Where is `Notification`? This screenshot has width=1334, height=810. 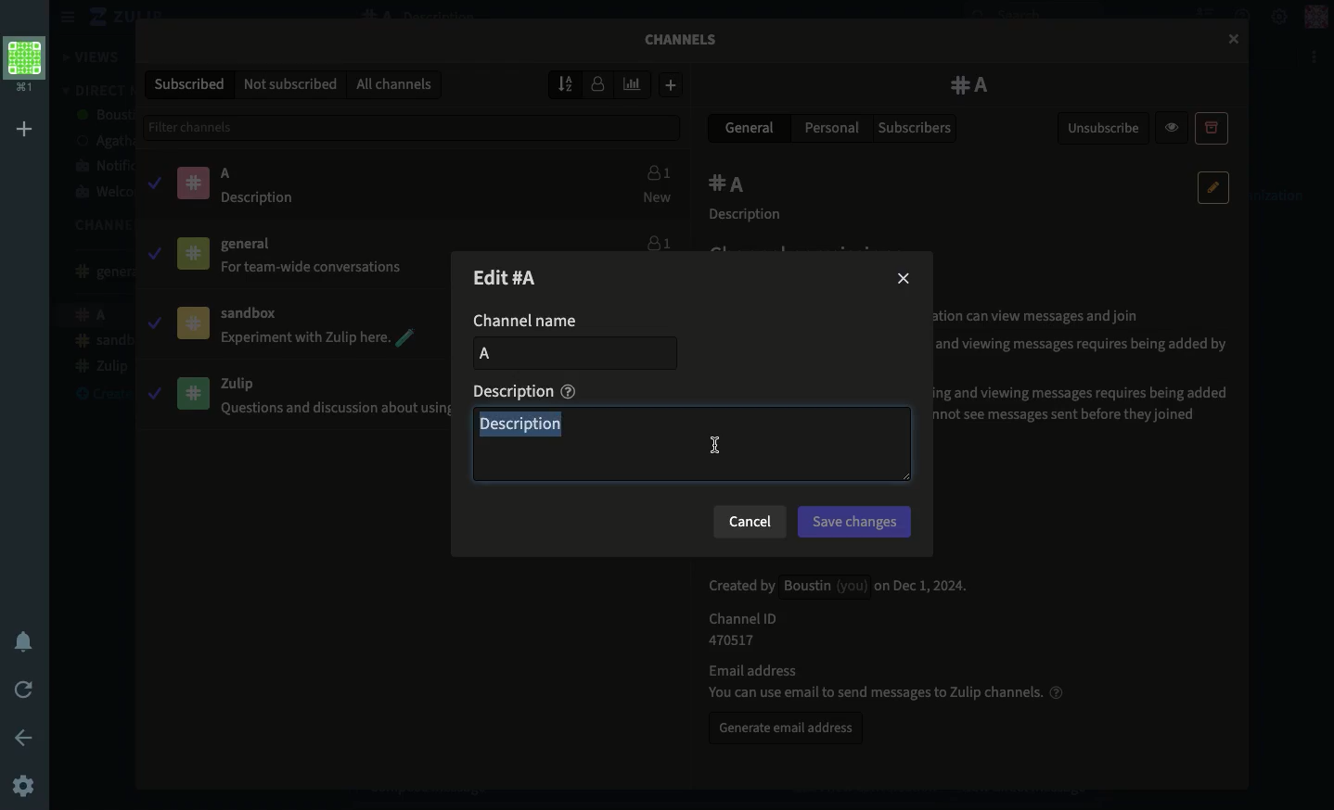
Notification is located at coordinates (24, 643).